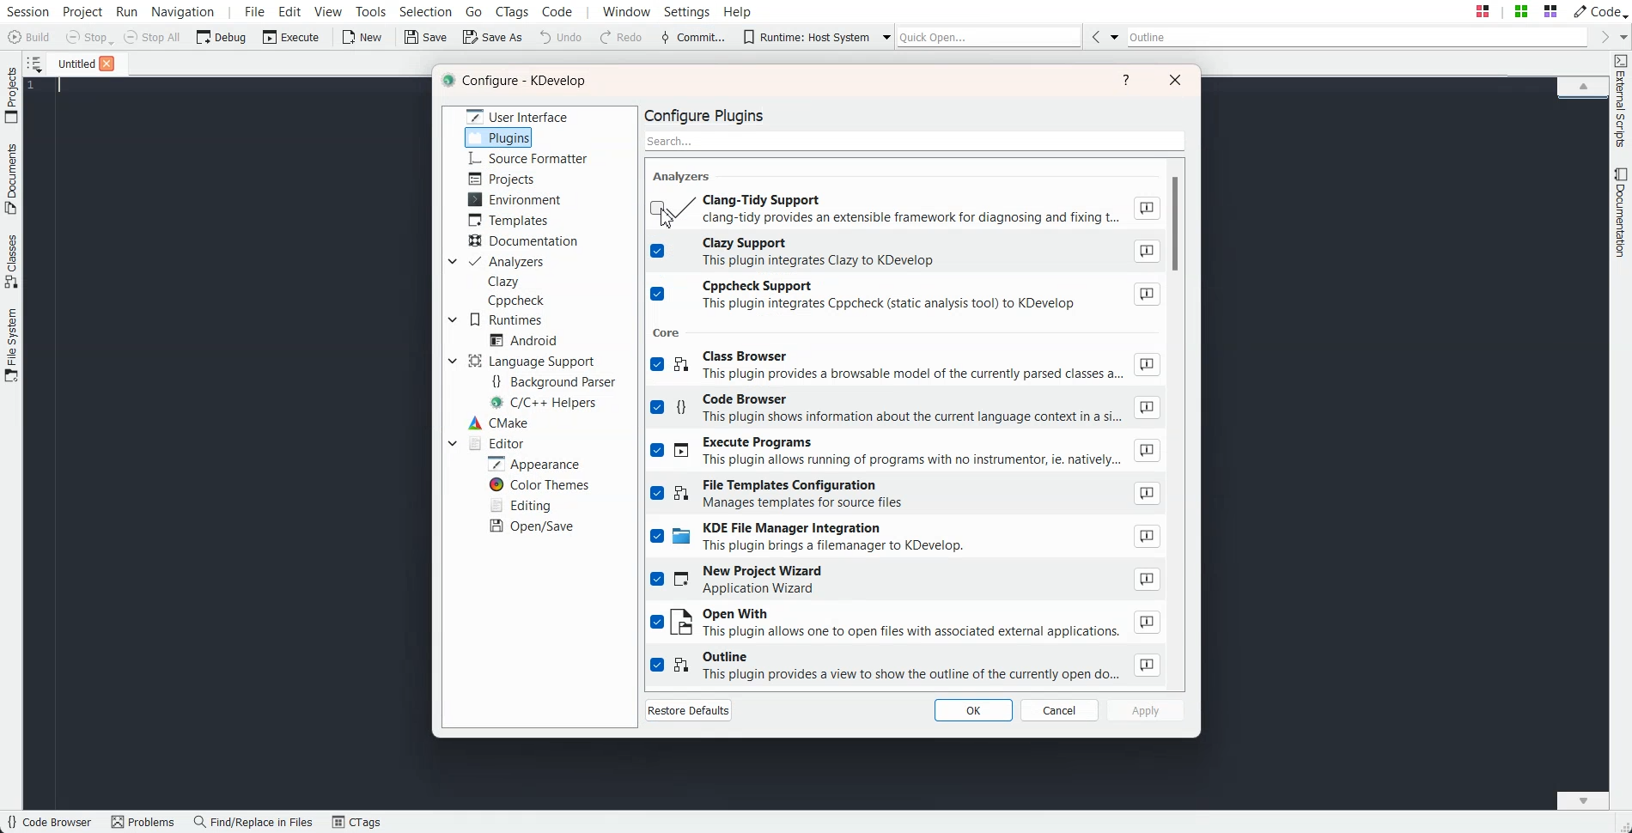 The image size is (1632, 833). What do you see at coordinates (12, 261) in the screenshot?
I see `Classes` at bounding box center [12, 261].